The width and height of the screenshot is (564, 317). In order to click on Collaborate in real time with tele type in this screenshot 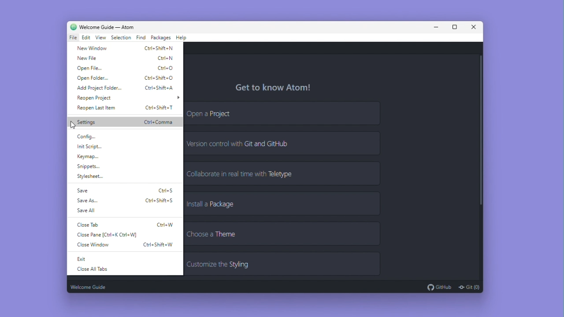, I will do `click(283, 175)`.